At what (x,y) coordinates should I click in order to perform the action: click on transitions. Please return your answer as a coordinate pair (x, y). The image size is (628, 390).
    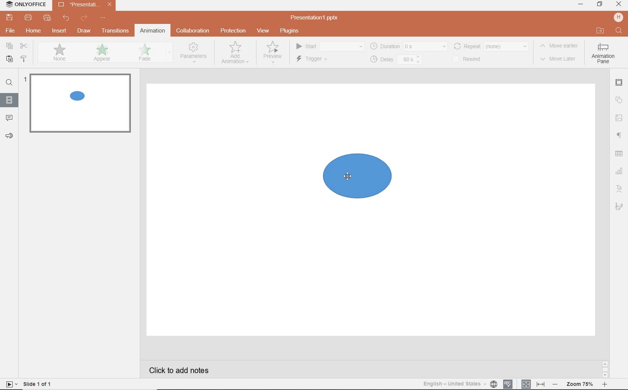
    Looking at the image, I should click on (115, 31).